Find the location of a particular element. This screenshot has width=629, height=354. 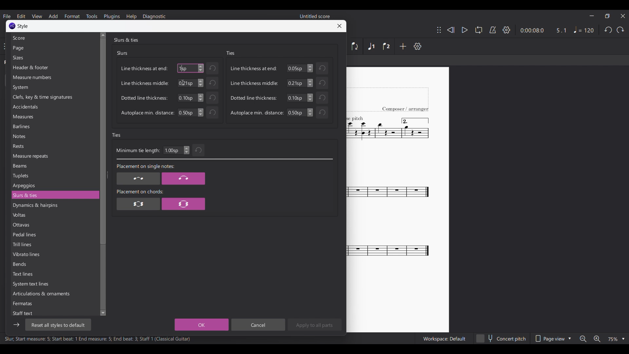

Increase/Decrease Line thickness at end is located at coordinates (310, 68).